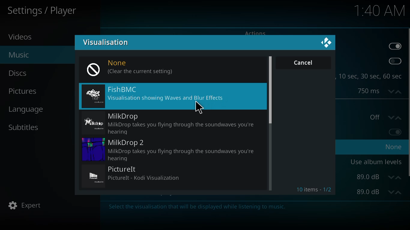 The height and width of the screenshot is (230, 410). What do you see at coordinates (379, 192) in the screenshot?
I see `db` at bounding box center [379, 192].